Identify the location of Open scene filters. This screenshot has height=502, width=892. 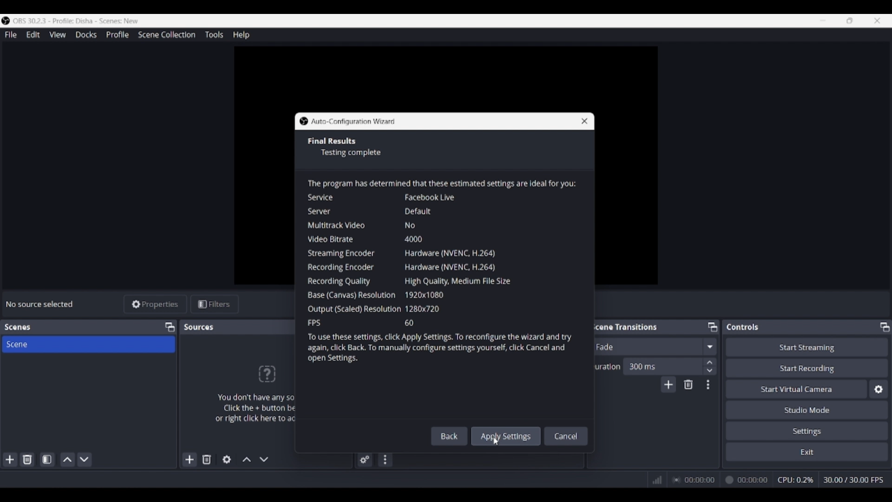
(47, 459).